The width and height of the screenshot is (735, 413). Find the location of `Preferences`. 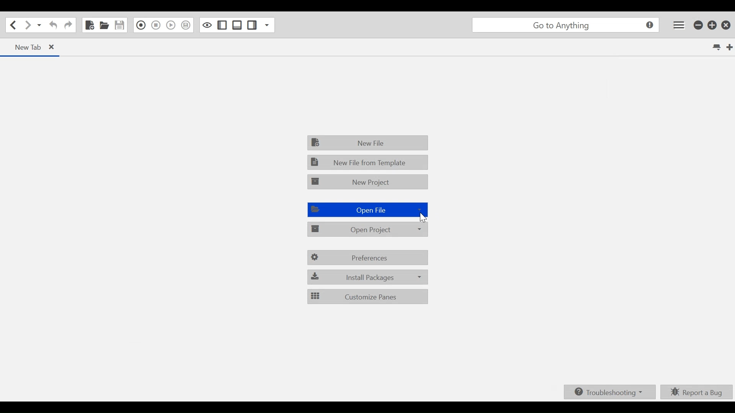

Preferences is located at coordinates (368, 258).